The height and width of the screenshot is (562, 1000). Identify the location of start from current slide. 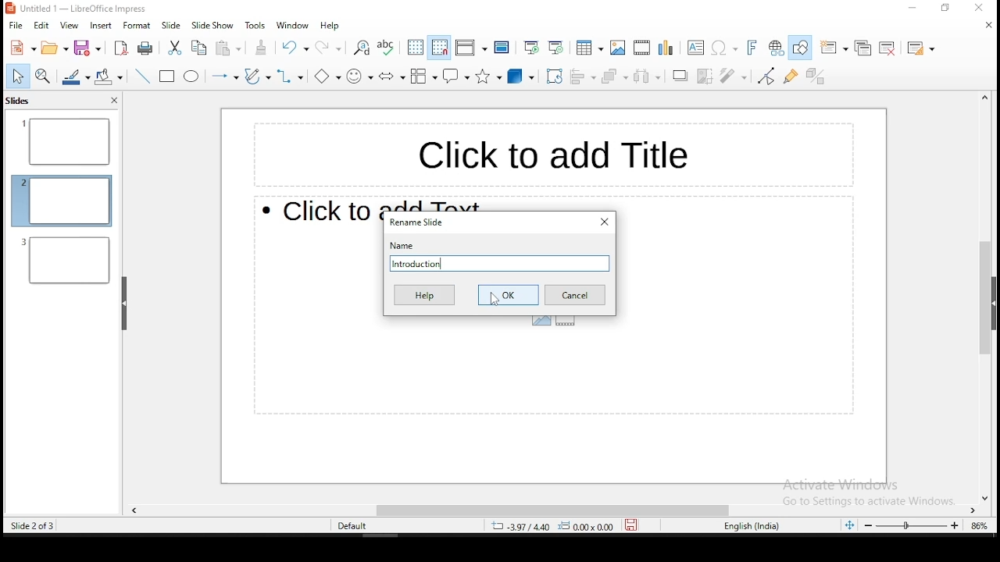
(557, 48).